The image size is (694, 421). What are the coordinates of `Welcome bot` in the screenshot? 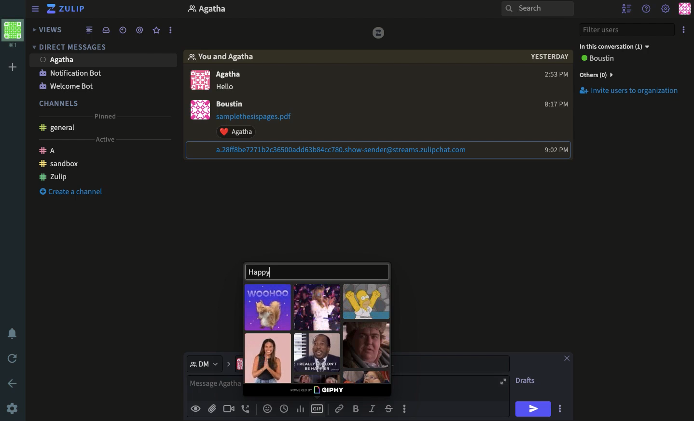 It's located at (71, 85).